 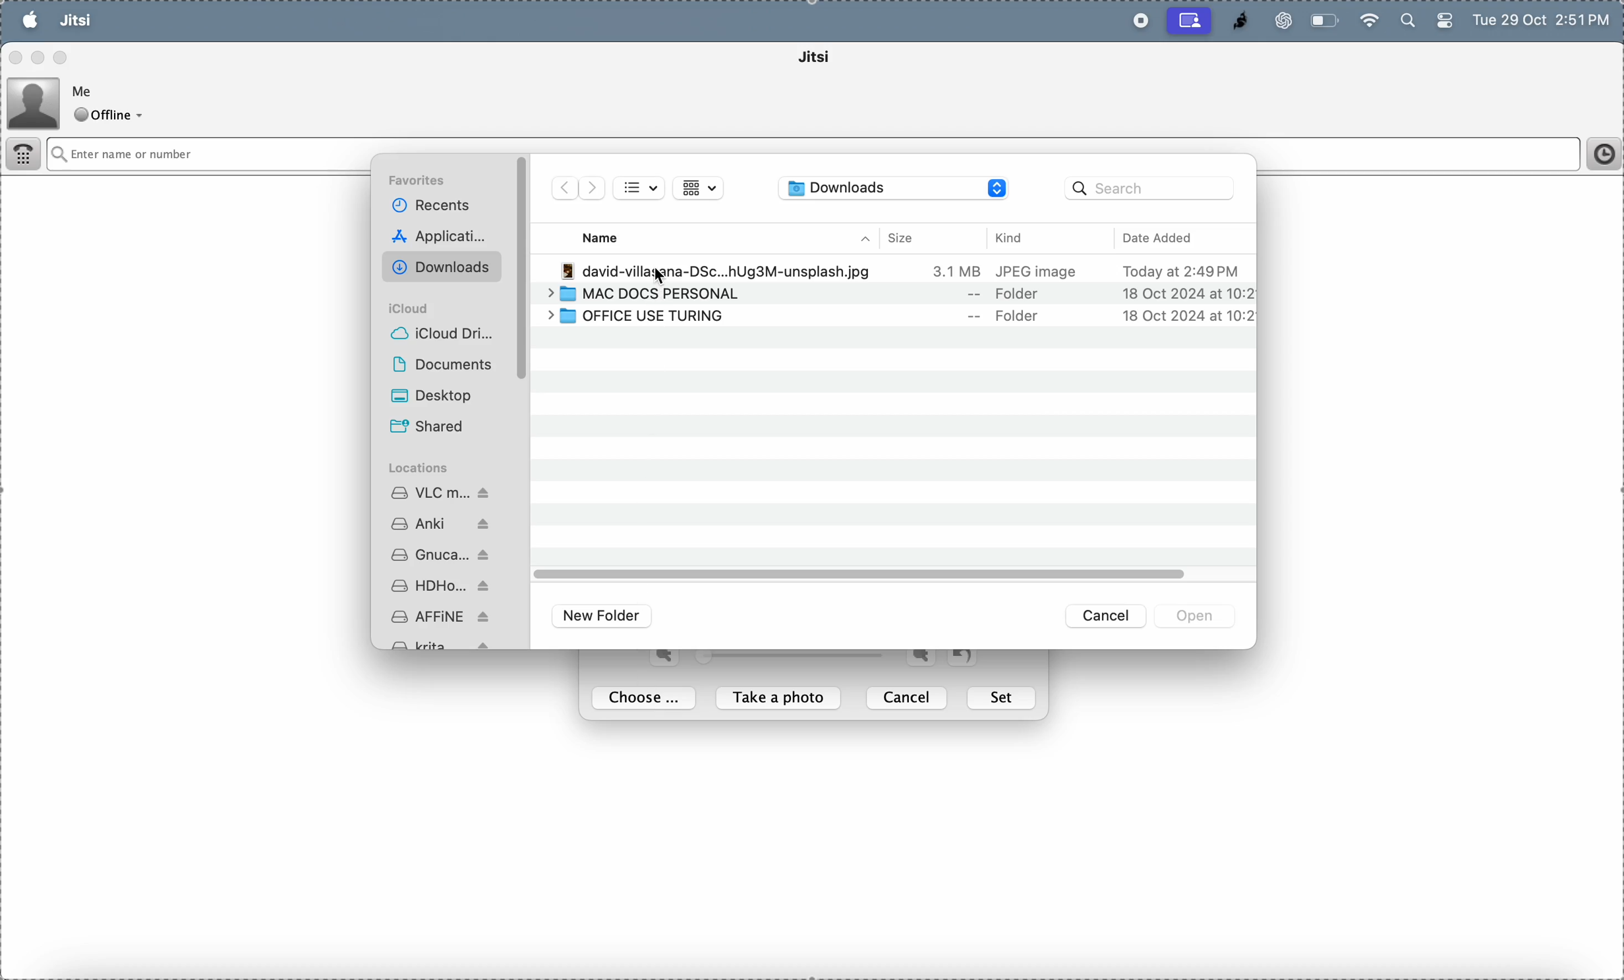 What do you see at coordinates (782, 699) in the screenshot?
I see `take a photo` at bounding box center [782, 699].